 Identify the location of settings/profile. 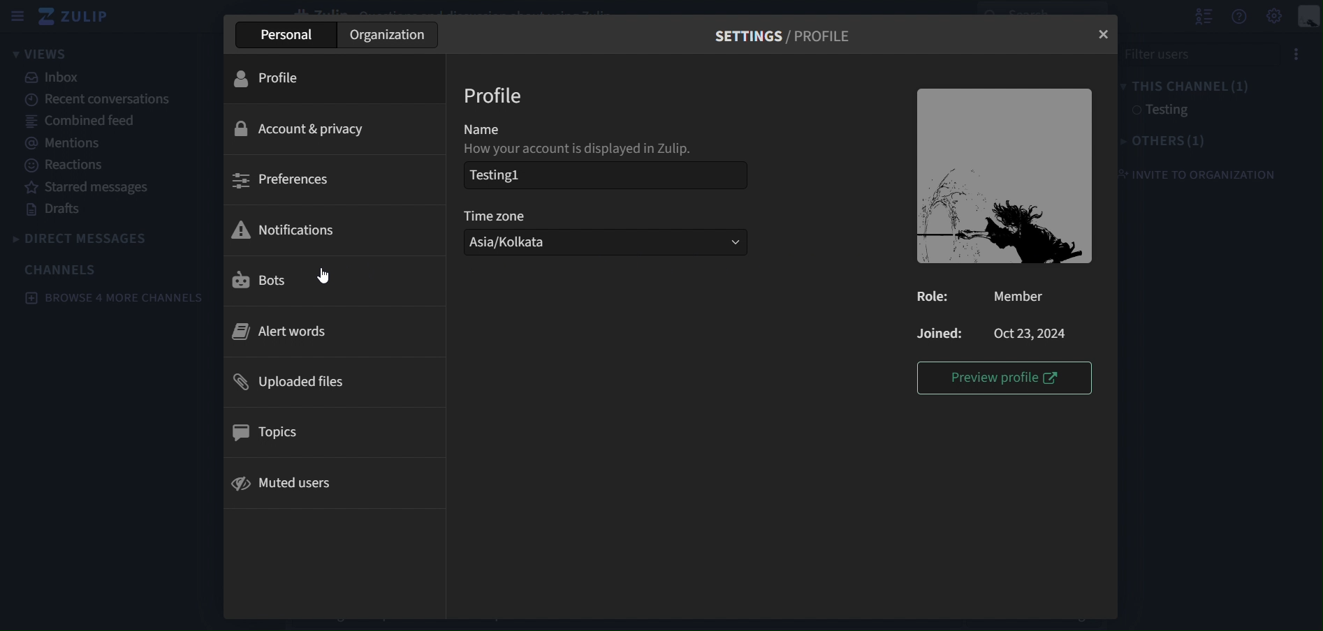
(784, 38).